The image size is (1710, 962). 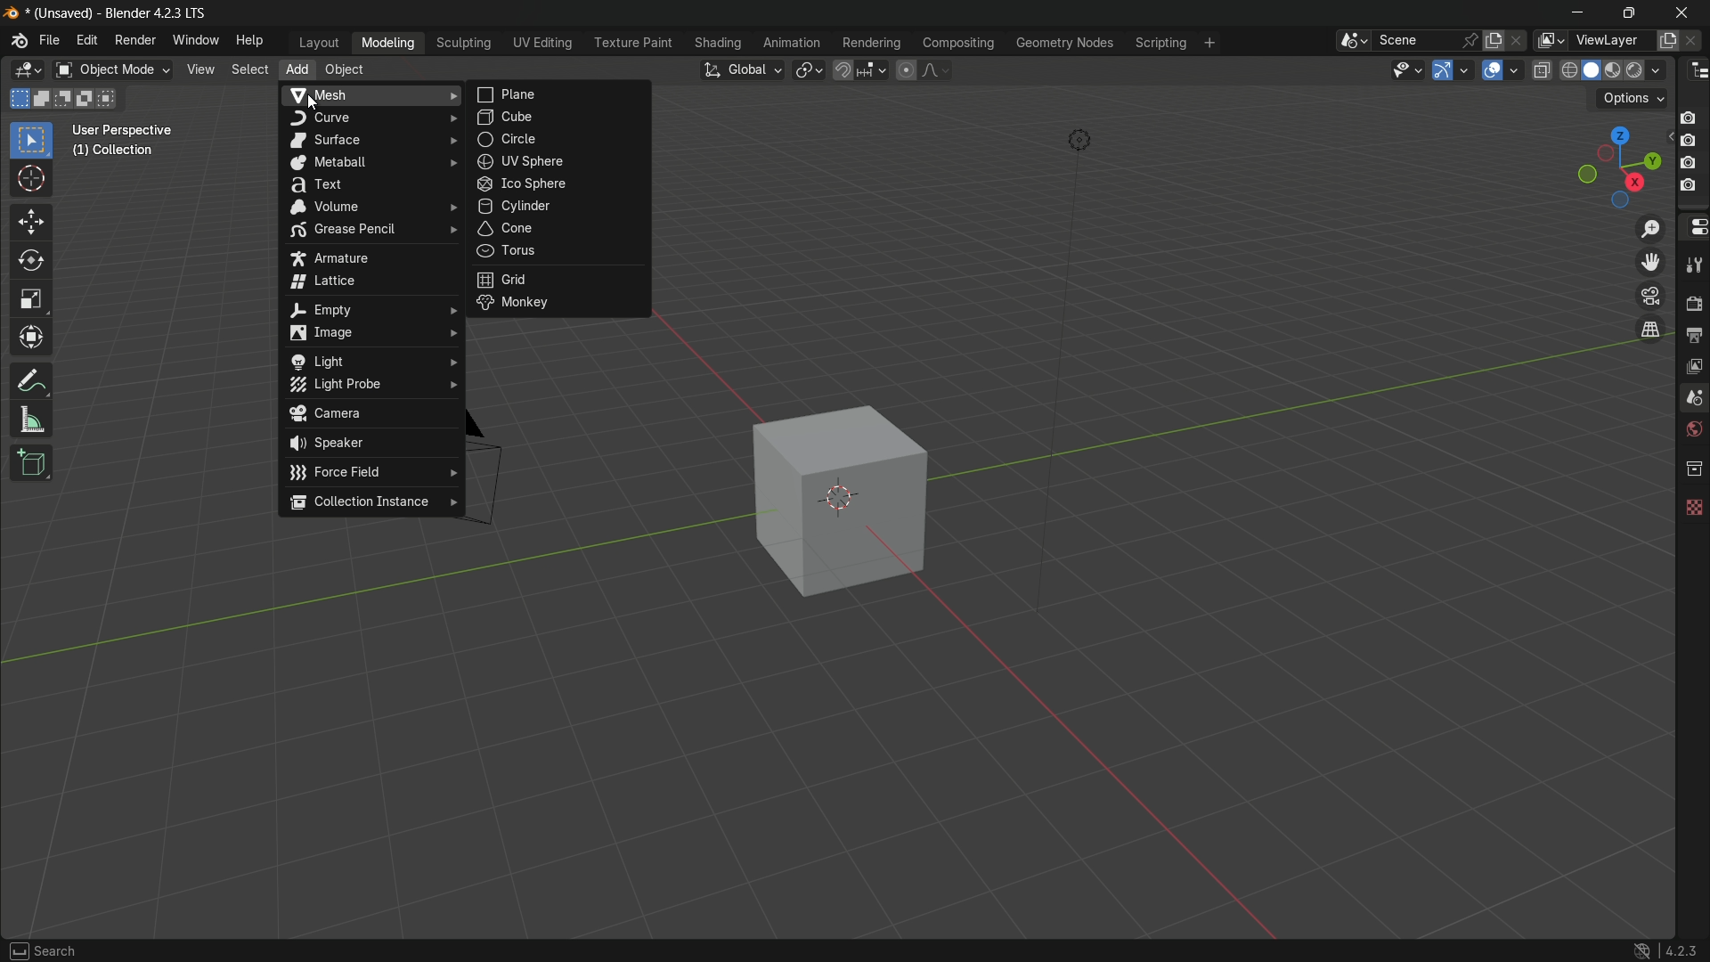 I want to click on switch the current view, so click(x=1649, y=329).